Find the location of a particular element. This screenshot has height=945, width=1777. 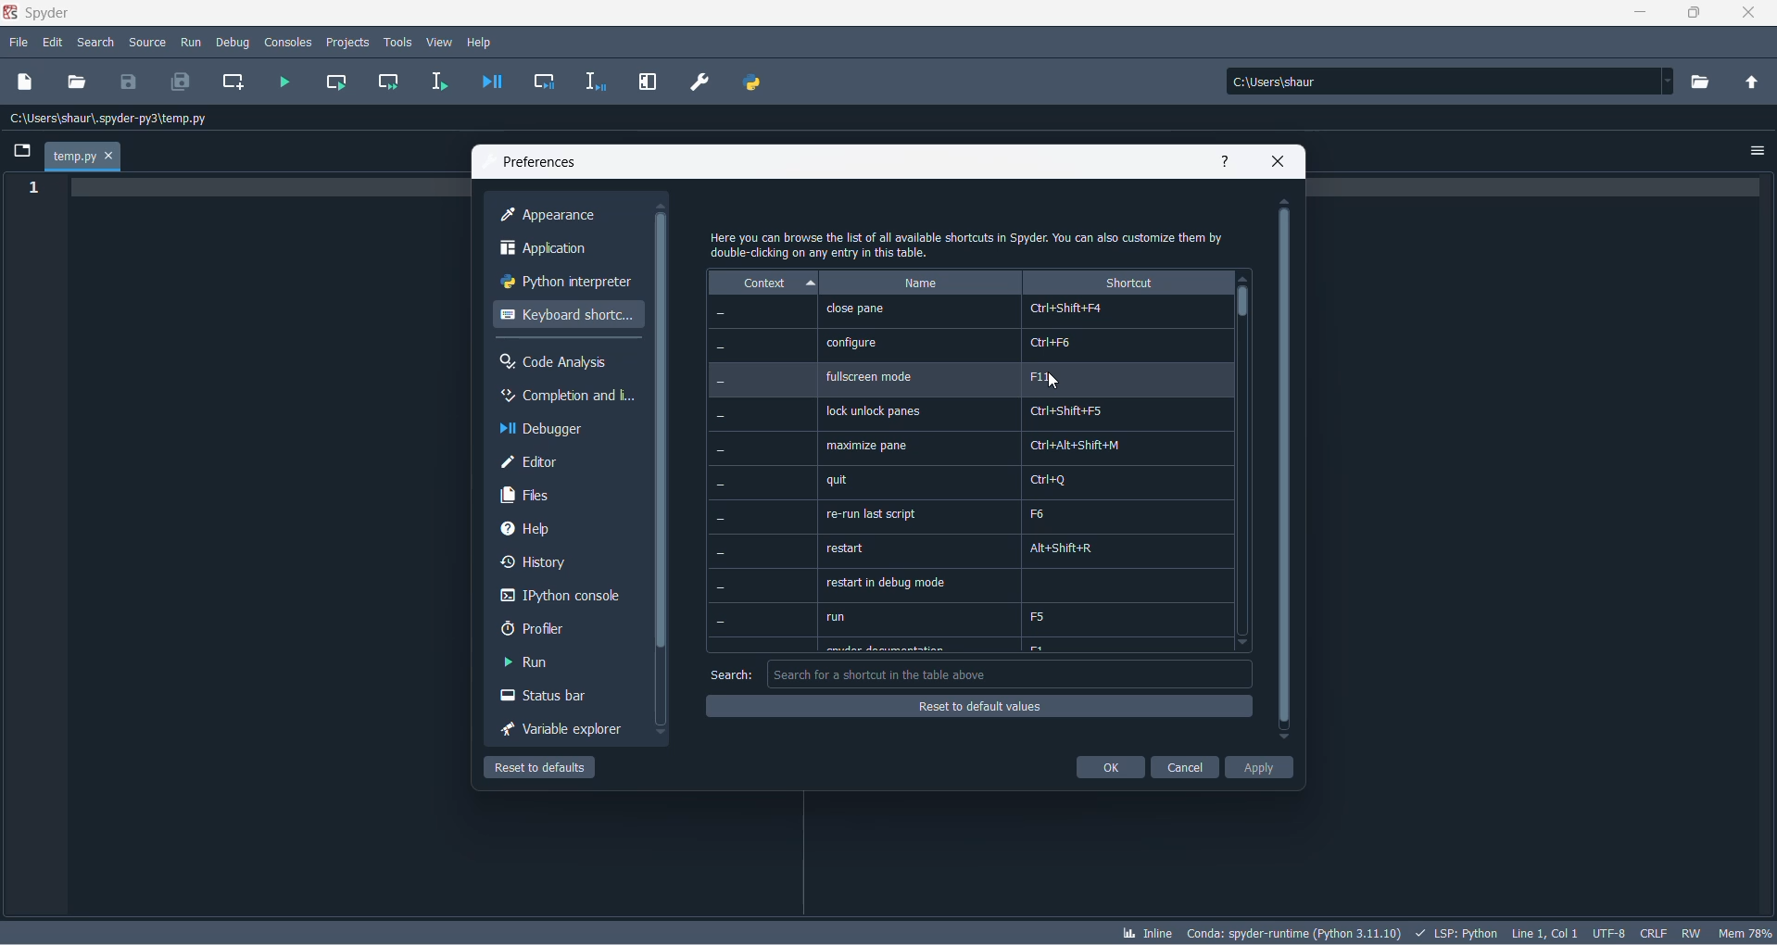

apply is located at coordinates (1260, 770).